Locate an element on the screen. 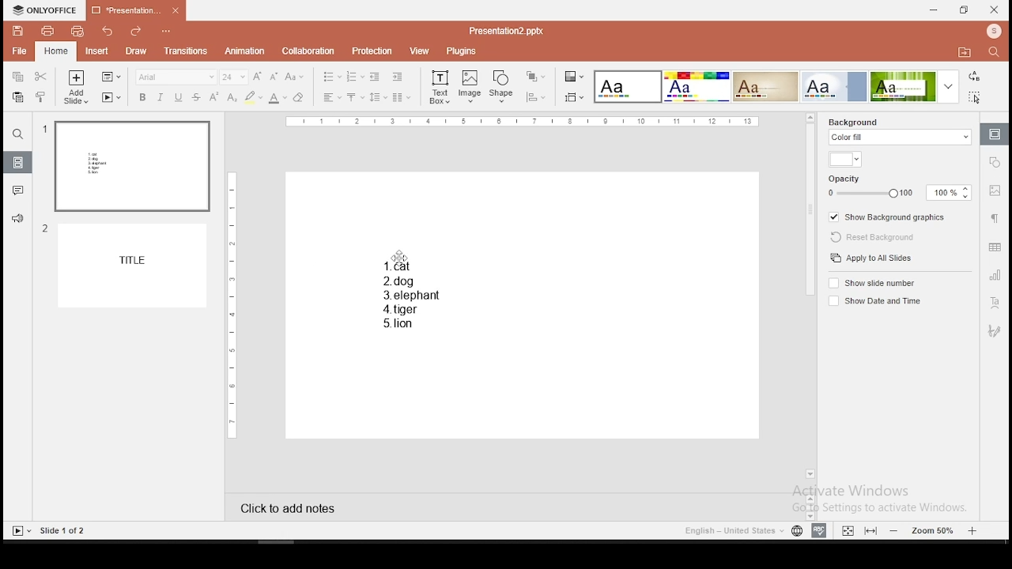  increase font size is located at coordinates (256, 76).